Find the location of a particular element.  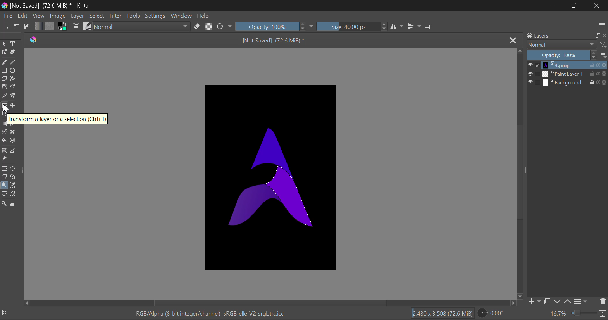

Polygon is located at coordinates (4, 80).